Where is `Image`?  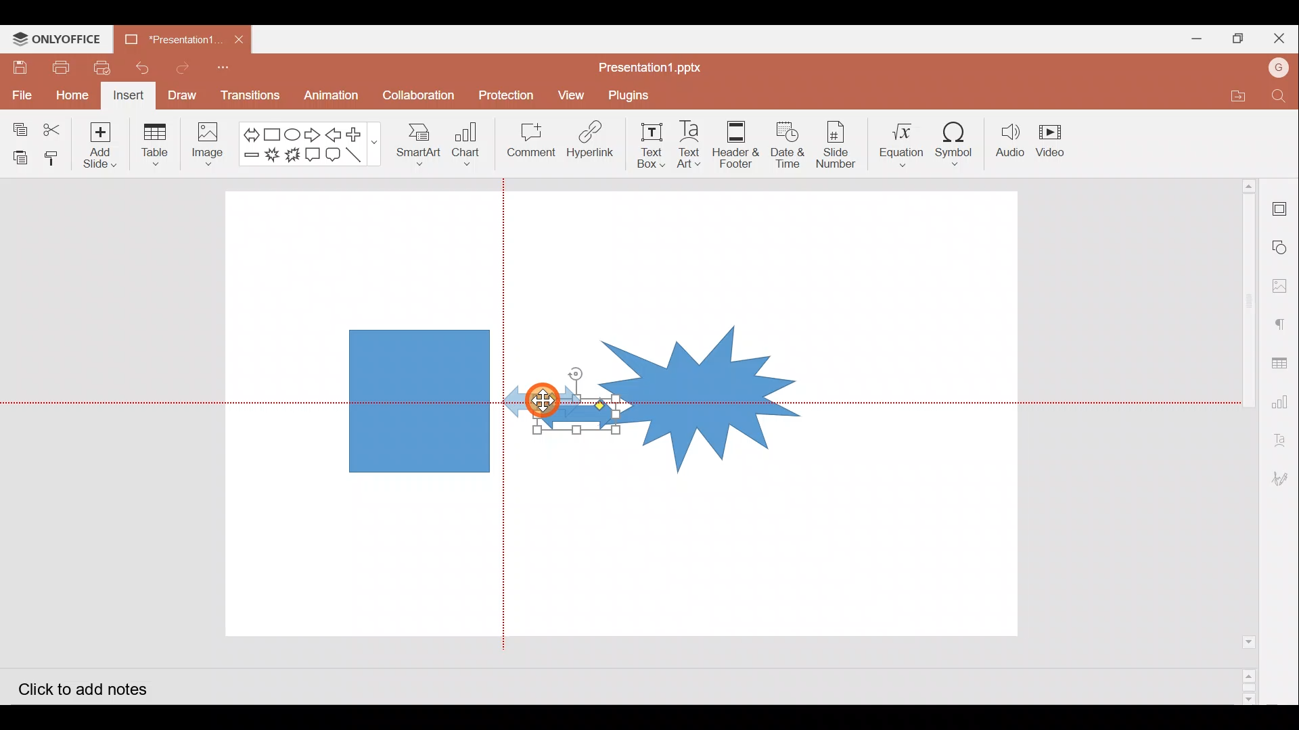
Image is located at coordinates (208, 143).